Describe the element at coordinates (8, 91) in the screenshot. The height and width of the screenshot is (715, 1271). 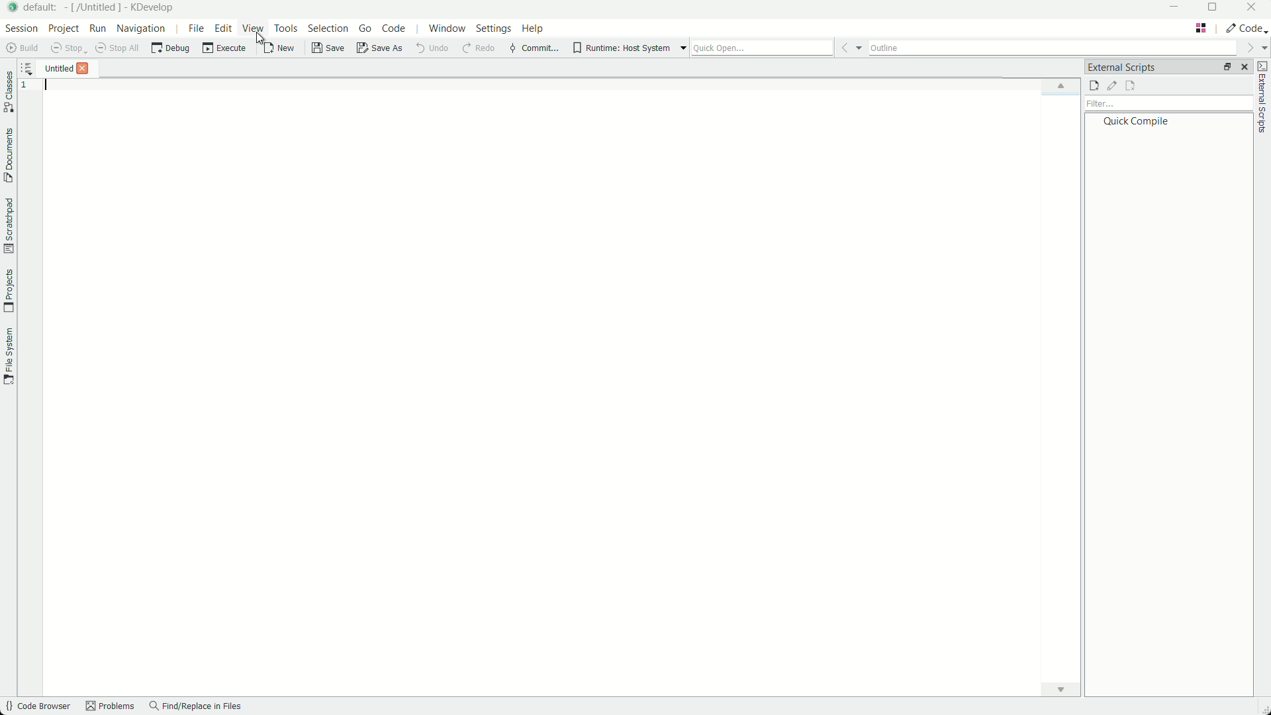
I see `classes` at that location.